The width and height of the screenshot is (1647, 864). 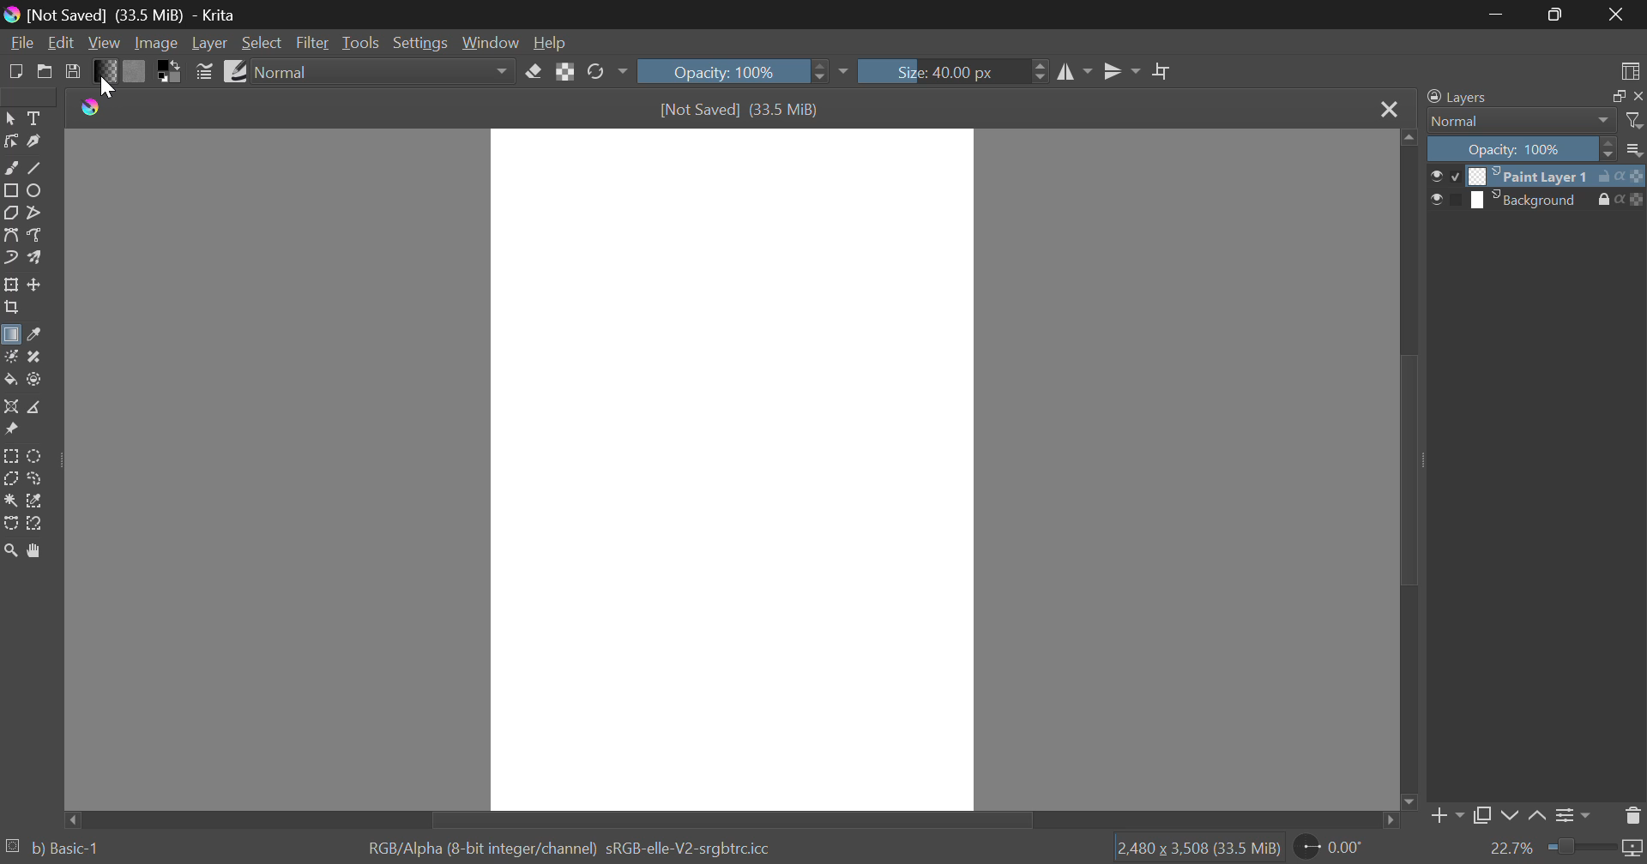 What do you see at coordinates (33, 141) in the screenshot?
I see `Calligraphic Line` at bounding box center [33, 141].